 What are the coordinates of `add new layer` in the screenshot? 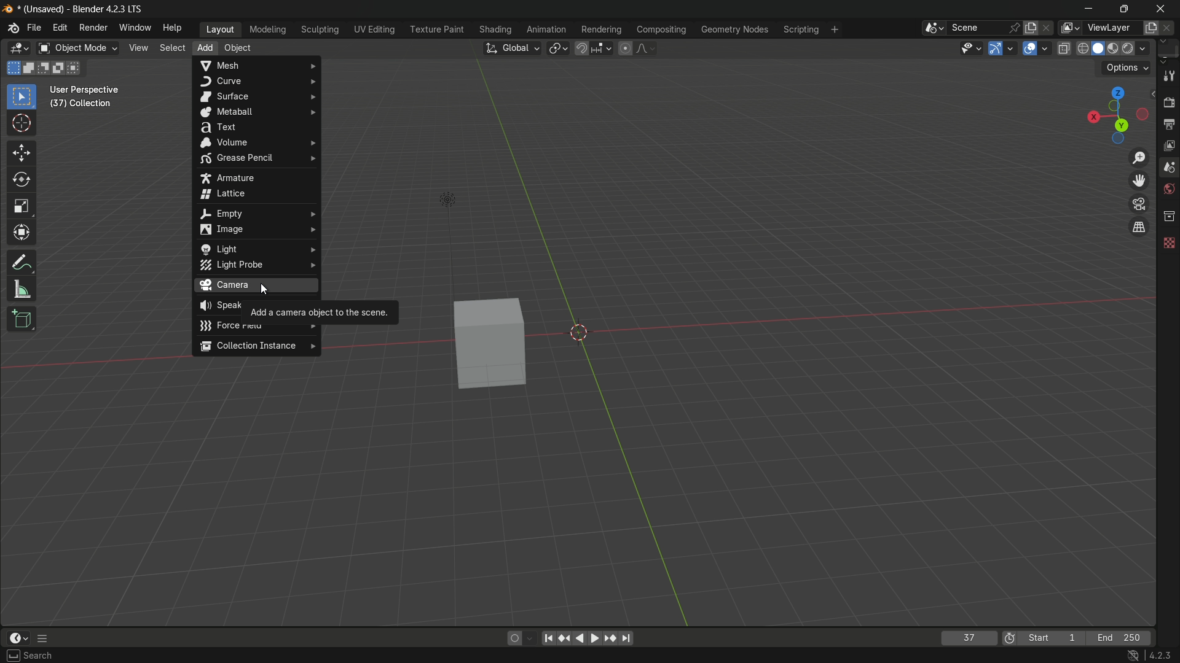 It's located at (1151, 28).